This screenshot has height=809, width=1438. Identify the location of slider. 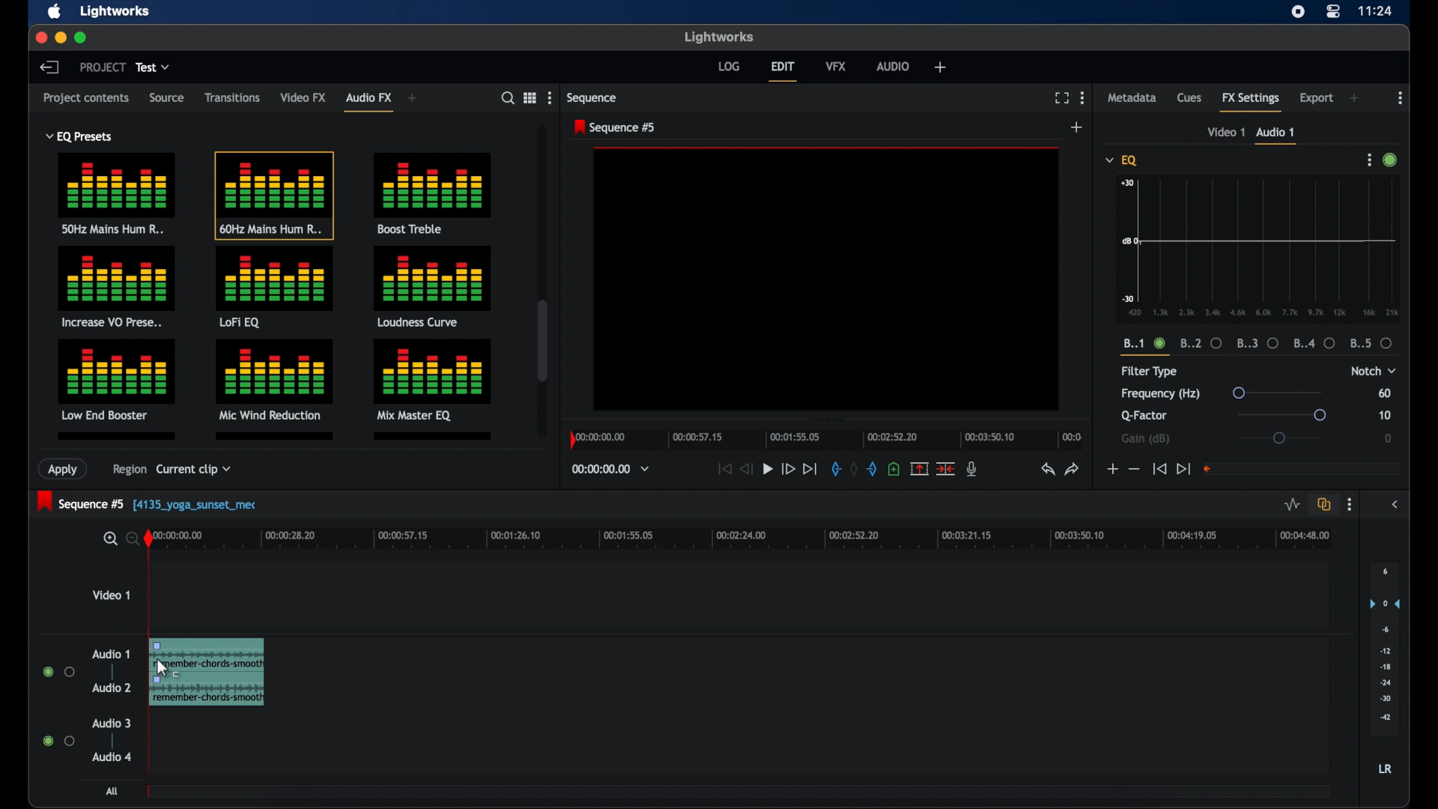
(1280, 415).